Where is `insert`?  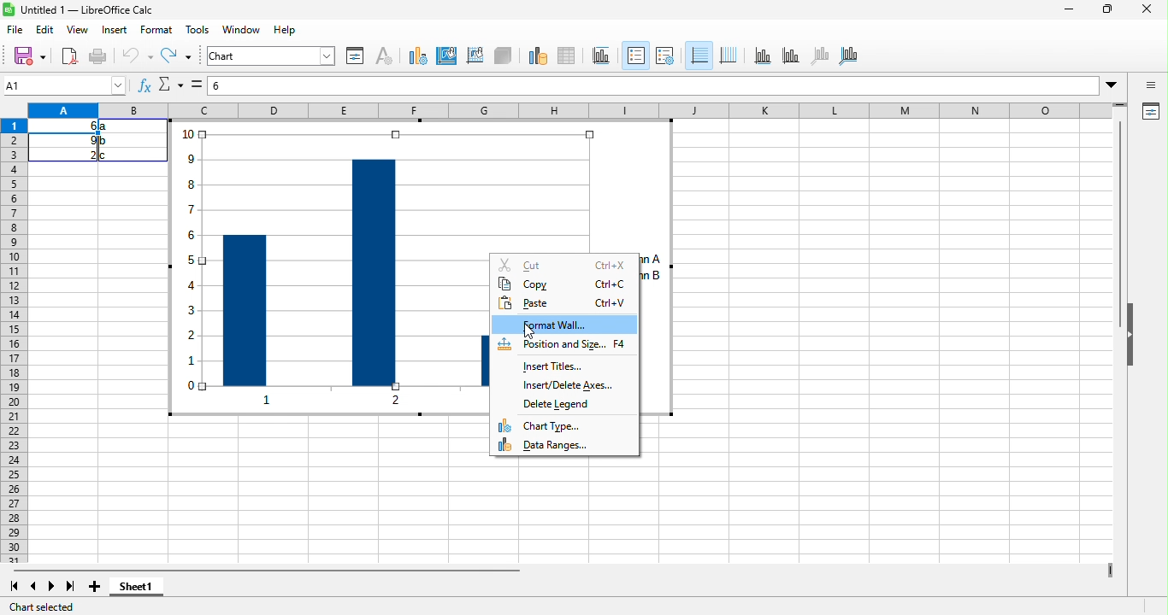
insert is located at coordinates (115, 30).